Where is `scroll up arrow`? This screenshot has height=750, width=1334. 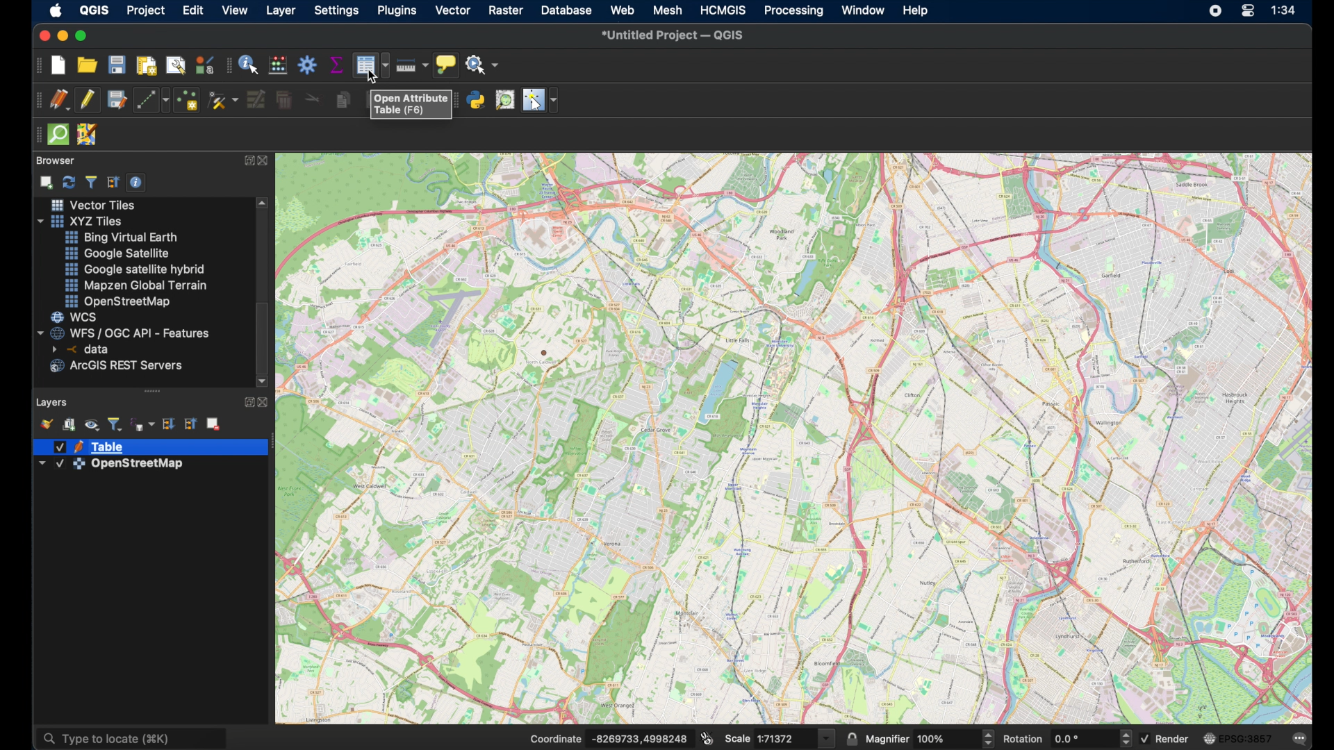 scroll up arrow is located at coordinates (262, 201).